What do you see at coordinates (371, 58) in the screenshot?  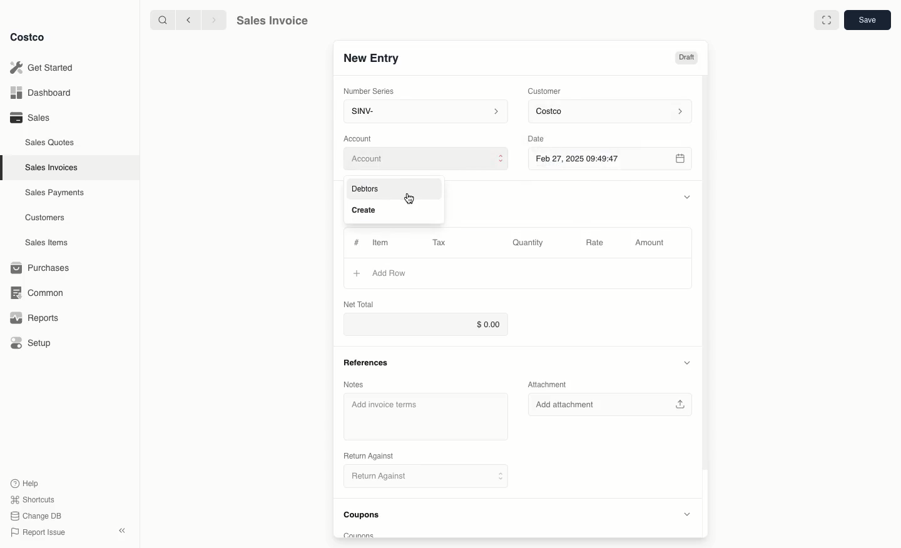 I see `New Entry` at bounding box center [371, 58].